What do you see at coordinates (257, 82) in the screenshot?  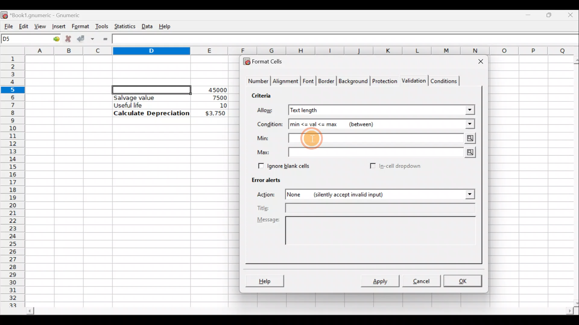 I see `Number` at bounding box center [257, 82].